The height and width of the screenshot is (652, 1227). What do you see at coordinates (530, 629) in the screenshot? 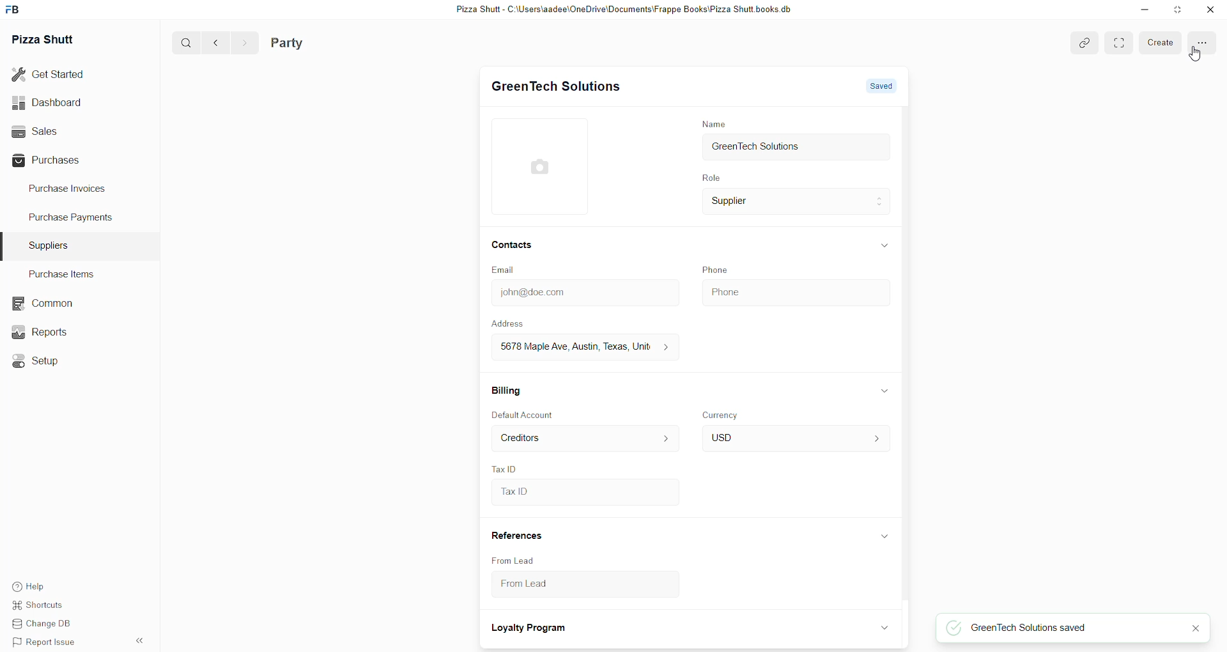
I see `Loyalty Program` at bounding box center [530, 629].